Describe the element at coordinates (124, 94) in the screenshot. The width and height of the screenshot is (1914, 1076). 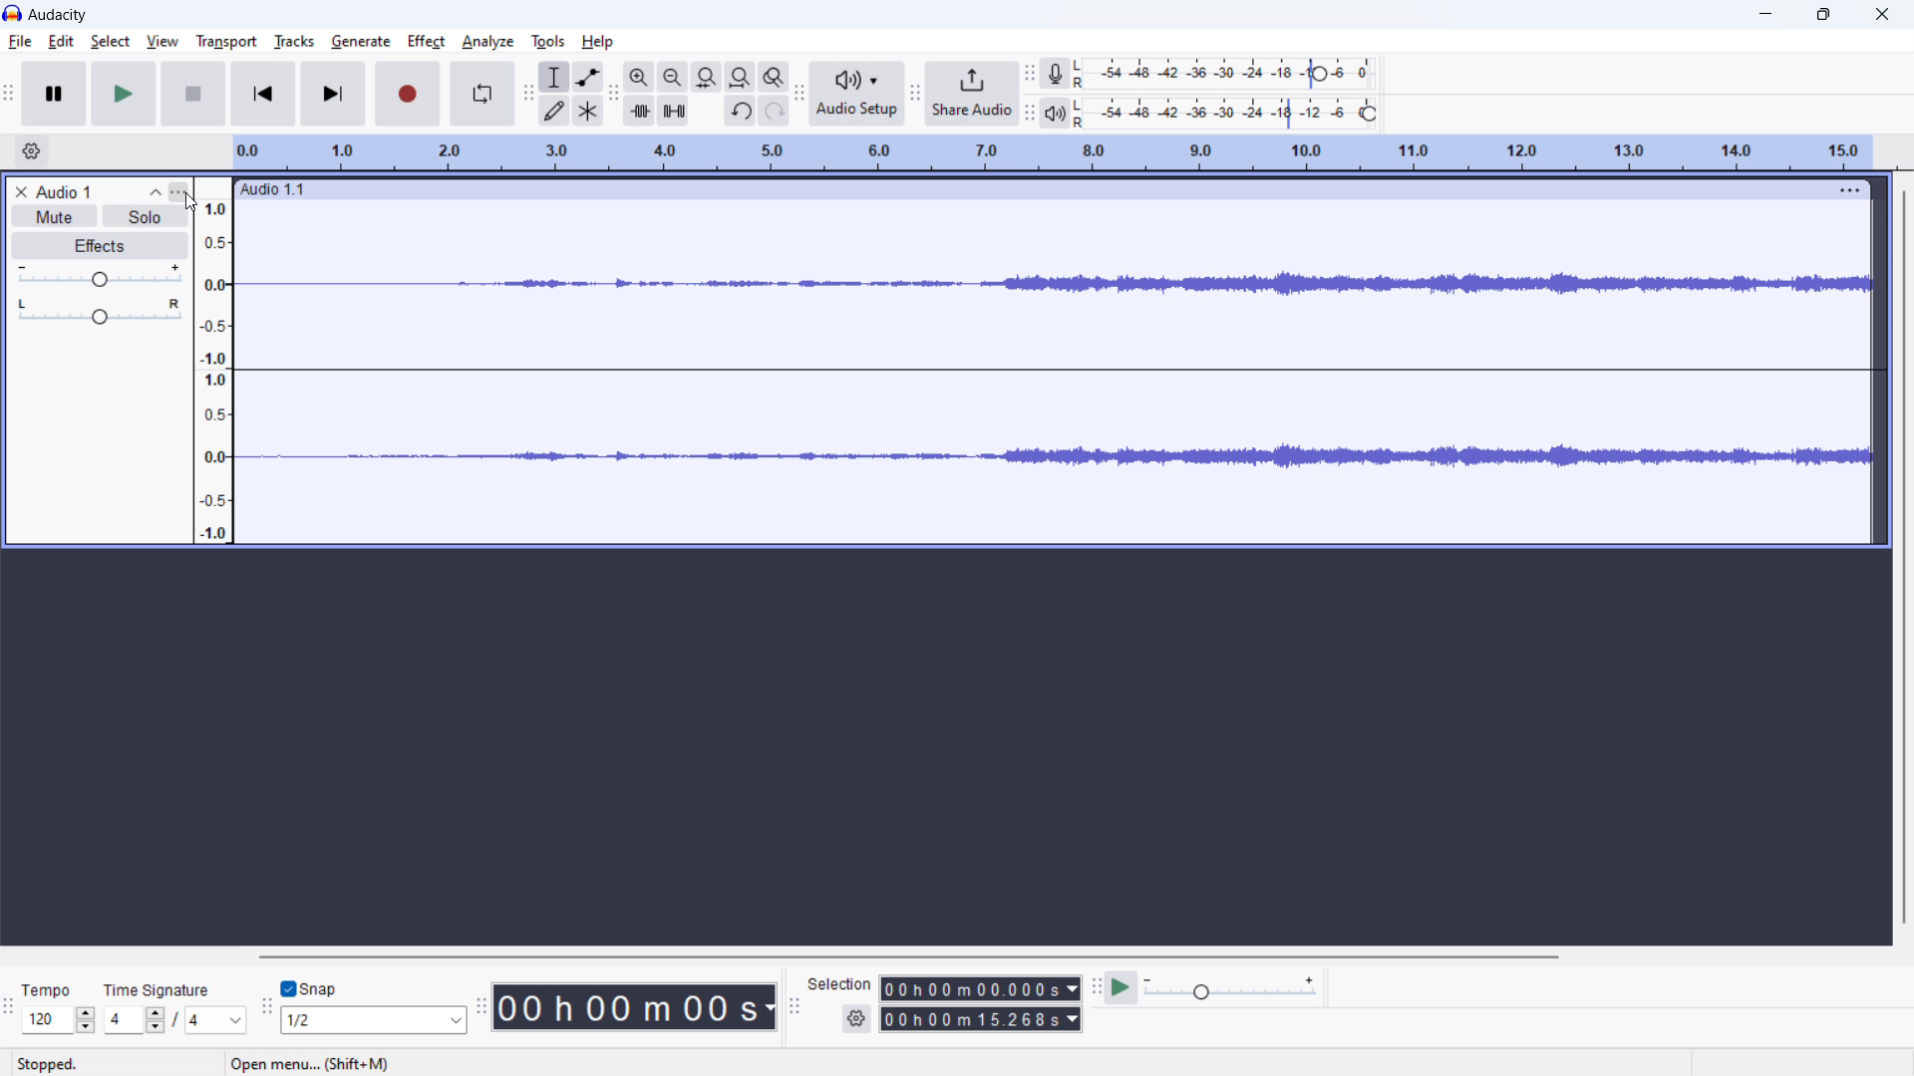
I see `play` at that location.